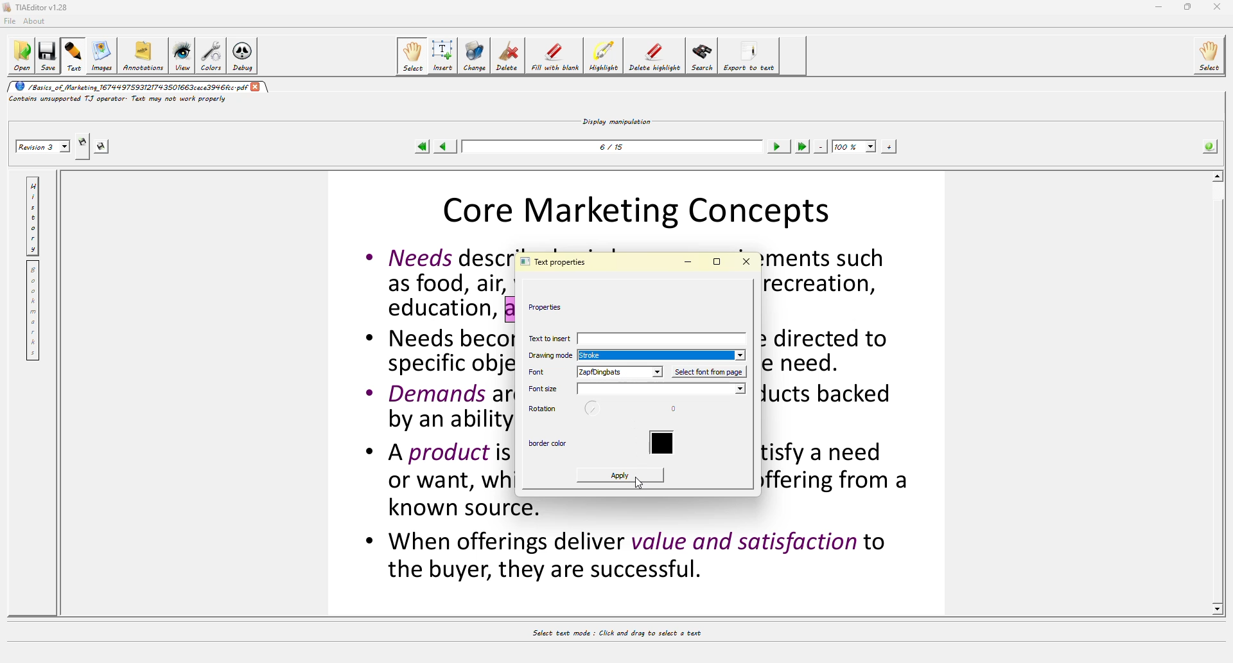 The image size is (1233, 663). I want to click on change, so click(474, 56).